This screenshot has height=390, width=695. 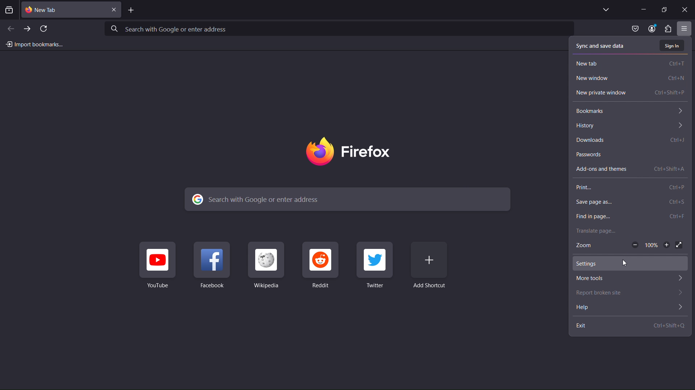 What do you see at coordinates (631, 217) in the screenshot?
I see `Find in page...` at bounding box center [631, 217].